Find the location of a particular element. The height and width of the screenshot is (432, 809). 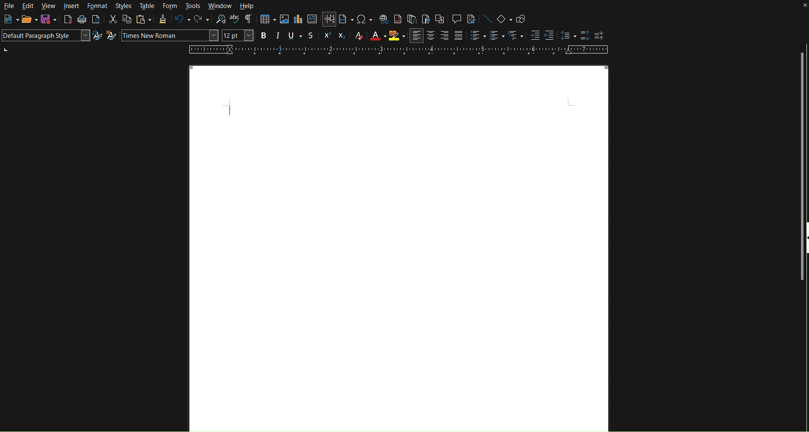

Toggle ordered list is located at coordinates (496, 36).